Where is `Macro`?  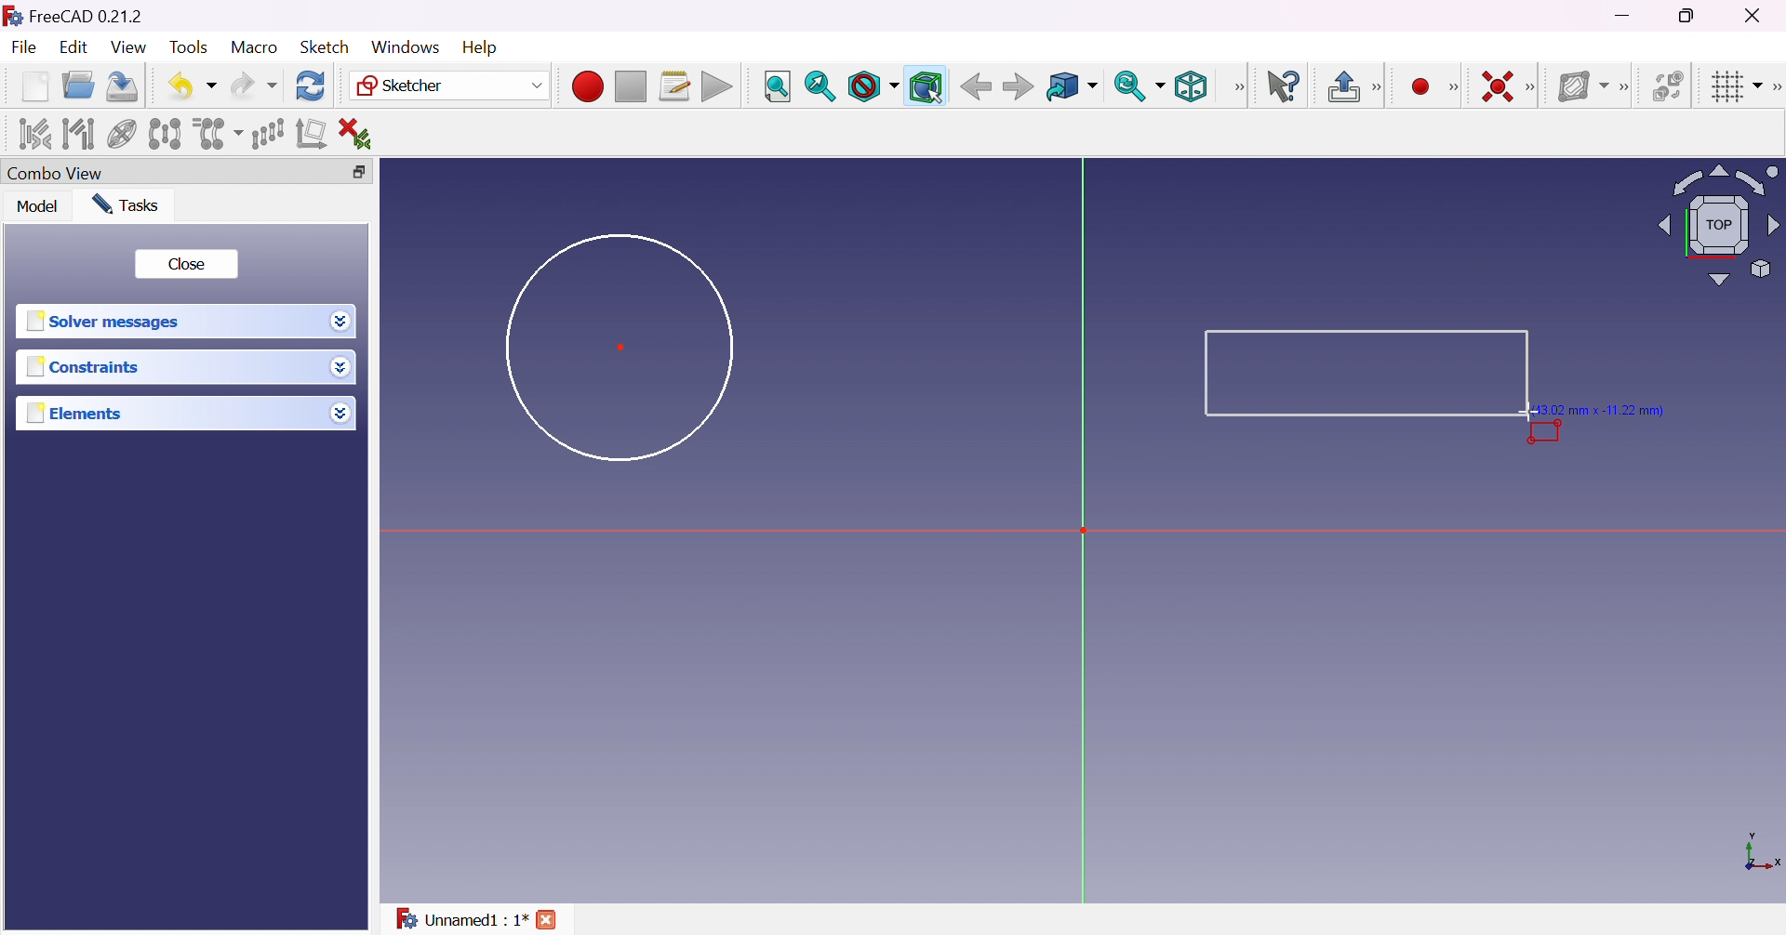
Macro is located at coordinates (255, 46).